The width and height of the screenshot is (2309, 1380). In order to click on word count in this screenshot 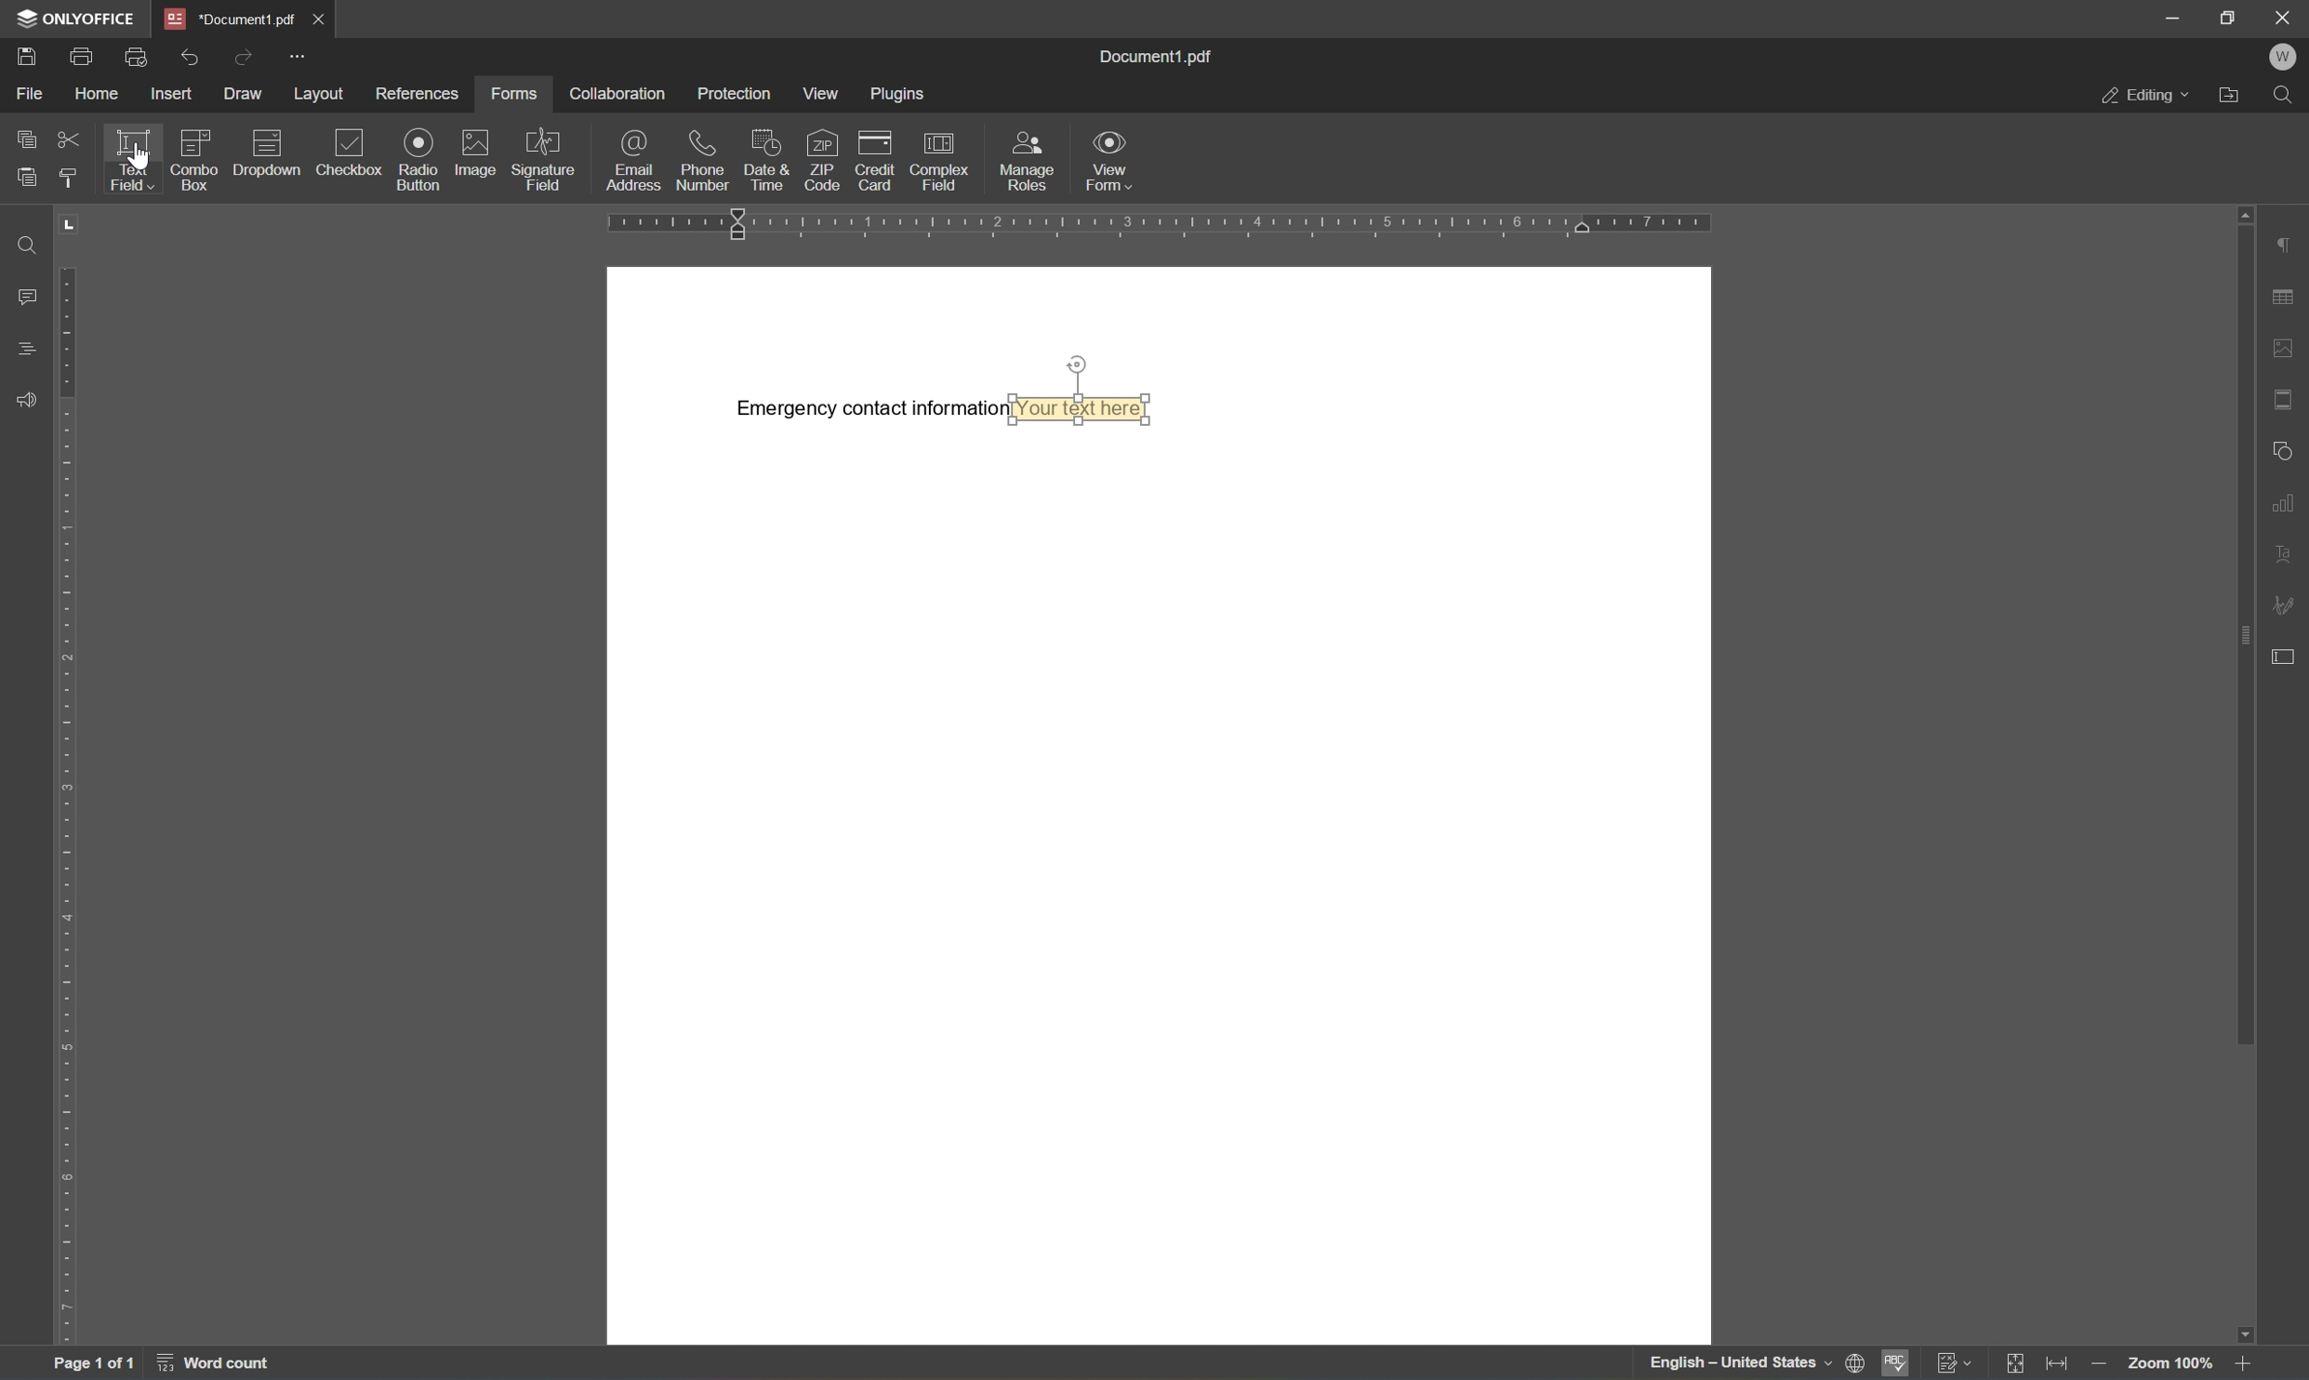, I will do `click(217, 1364)`.